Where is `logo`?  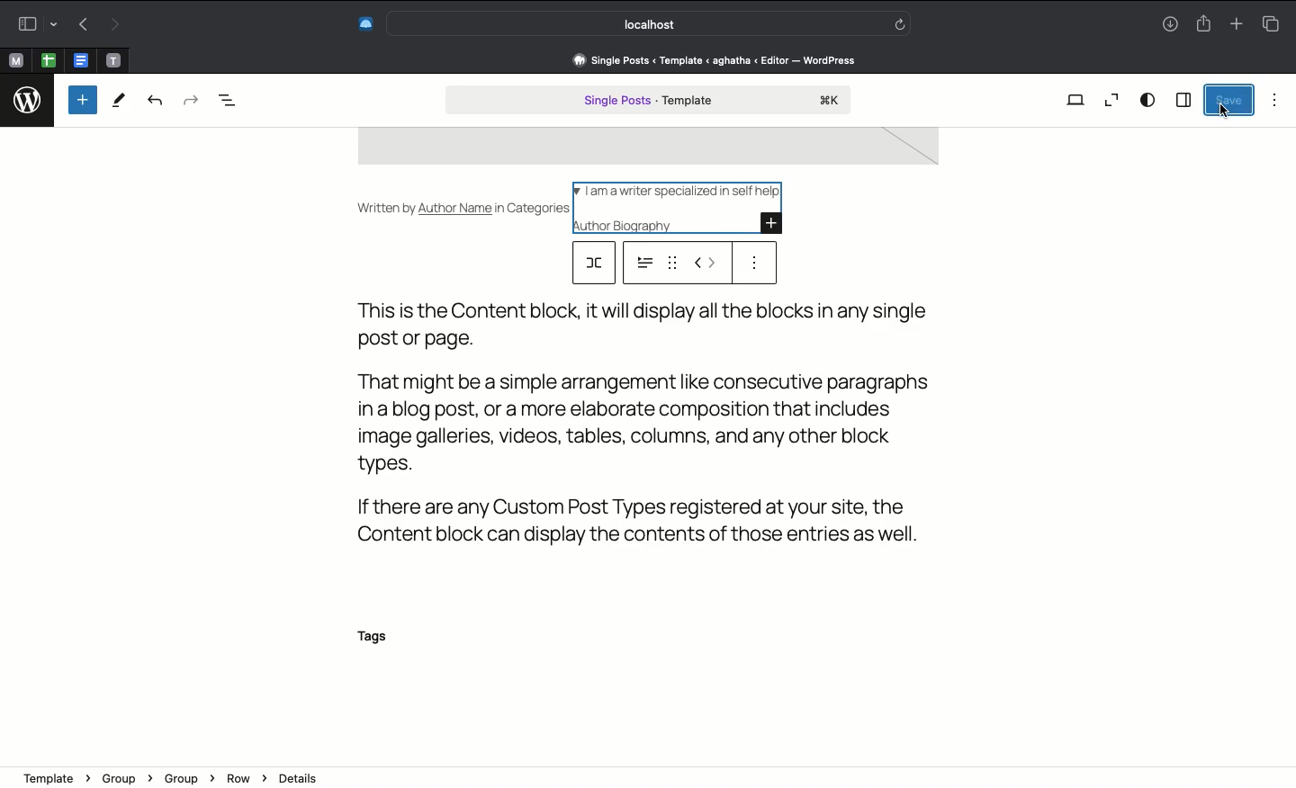 logo is located at coordinates (29, 96).